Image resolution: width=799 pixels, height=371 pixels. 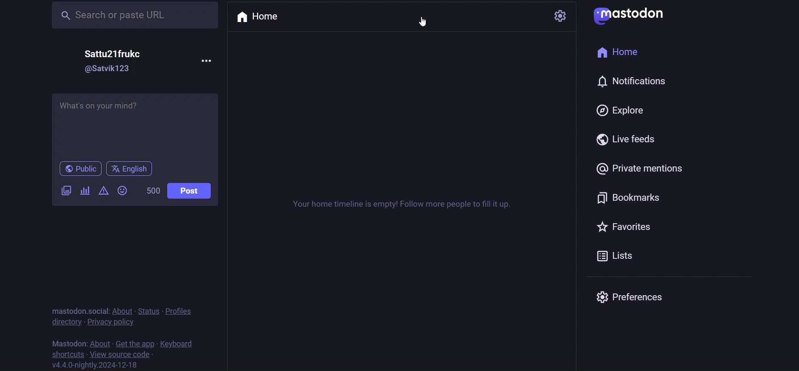 I want to click on more, so click(x=214, y=58).